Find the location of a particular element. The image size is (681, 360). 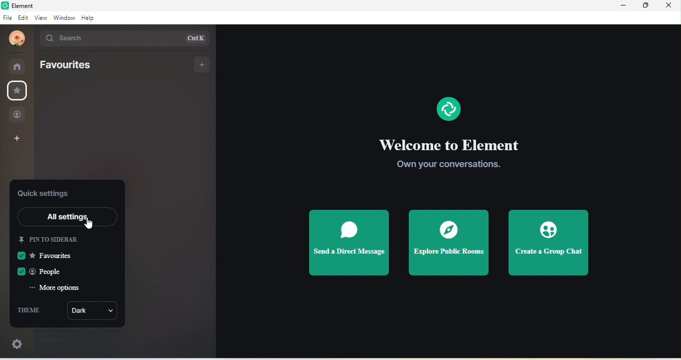

theme is located at coordinates (32, 312).